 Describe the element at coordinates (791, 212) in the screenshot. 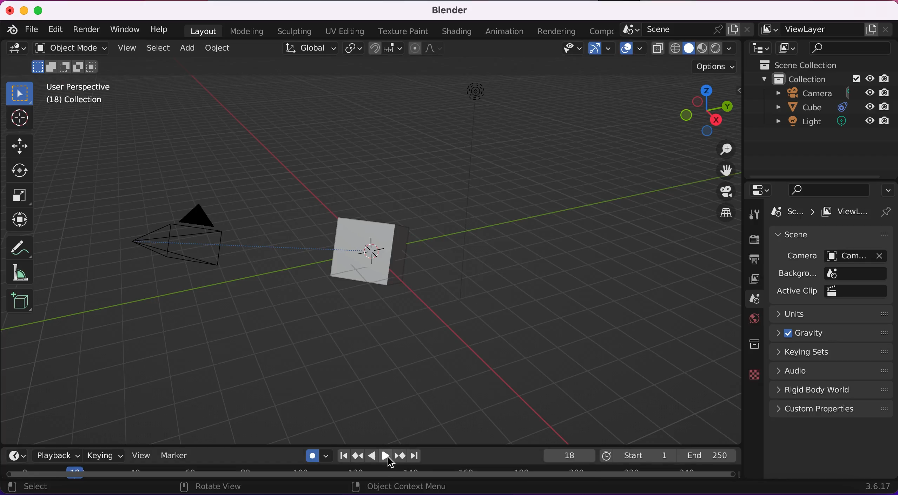

I see `scene` at that location.